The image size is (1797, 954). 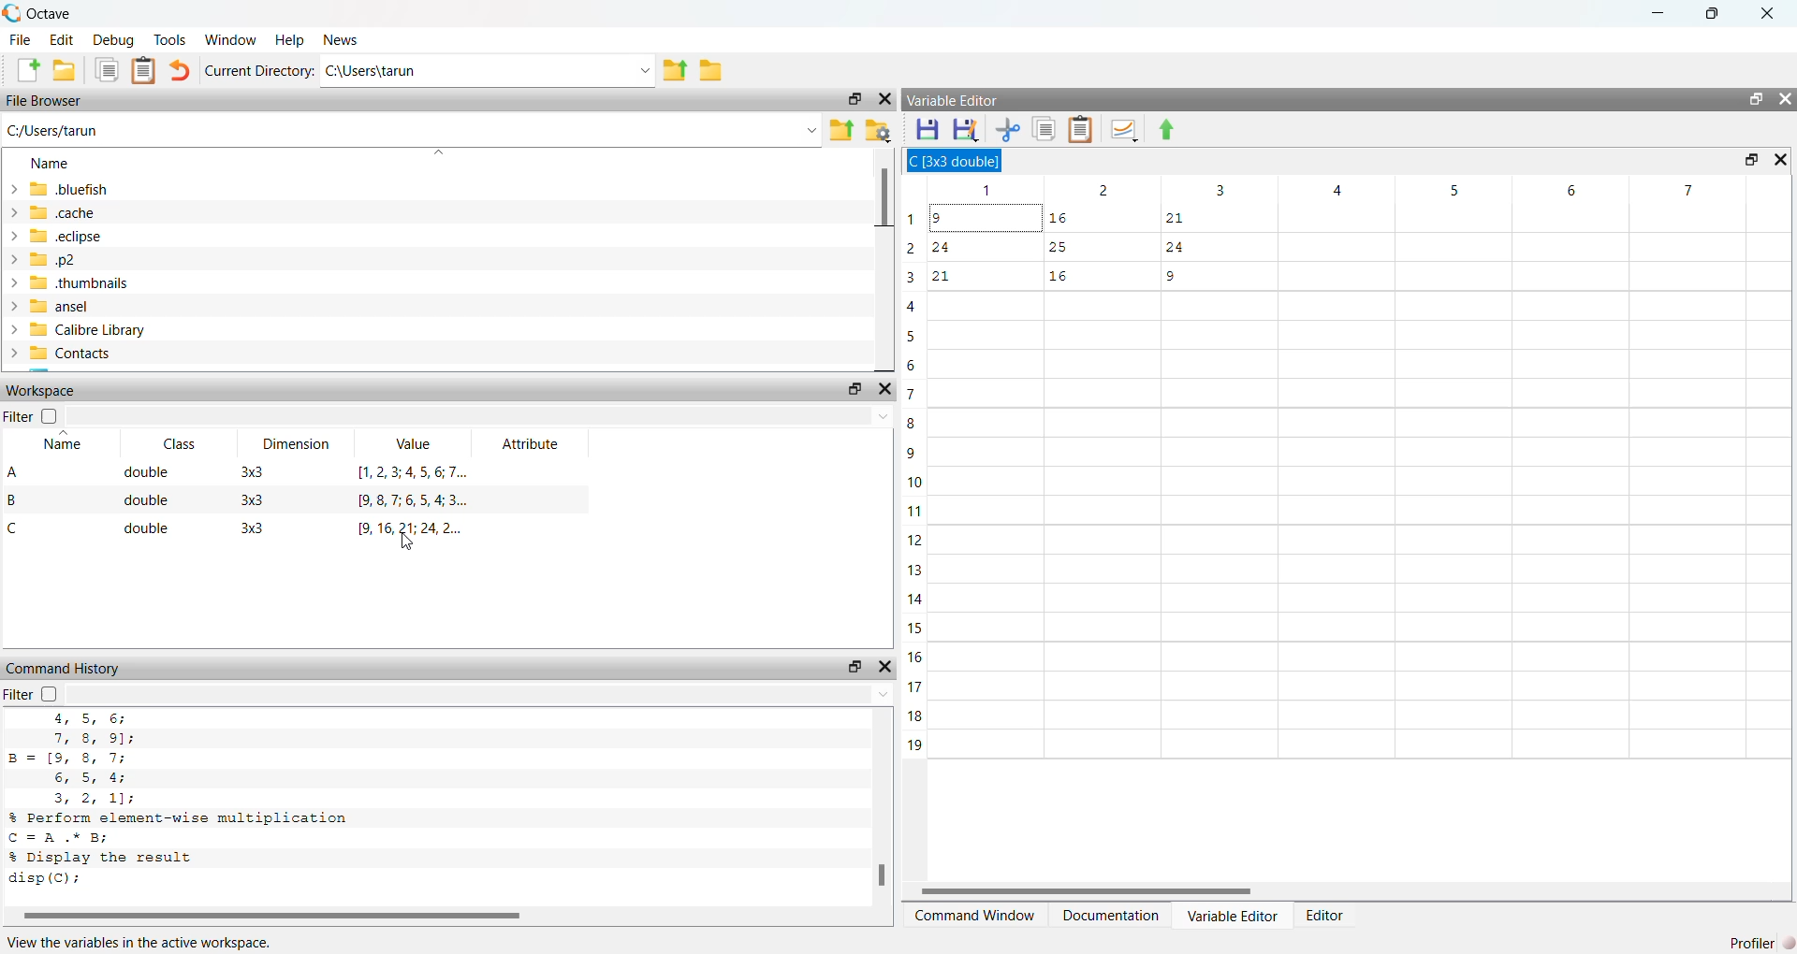 I want to click on Save As, so click(x=966, y=129).